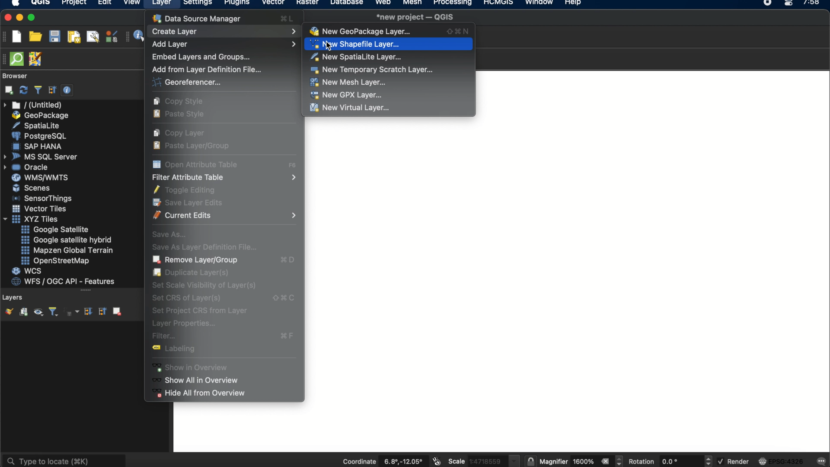  I want to click on workspace, so click(566, 285).